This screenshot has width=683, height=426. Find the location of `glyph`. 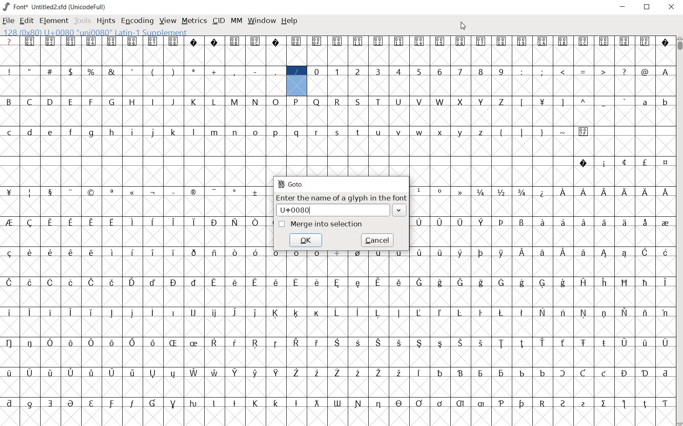

glyph is located at coordinates (113, 252).